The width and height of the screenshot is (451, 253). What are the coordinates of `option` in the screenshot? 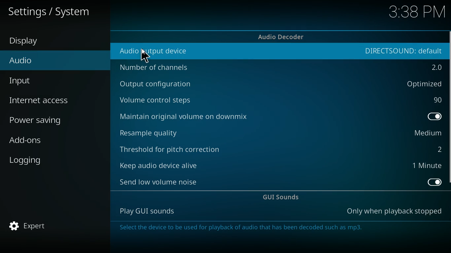 It's located at (437, 117).